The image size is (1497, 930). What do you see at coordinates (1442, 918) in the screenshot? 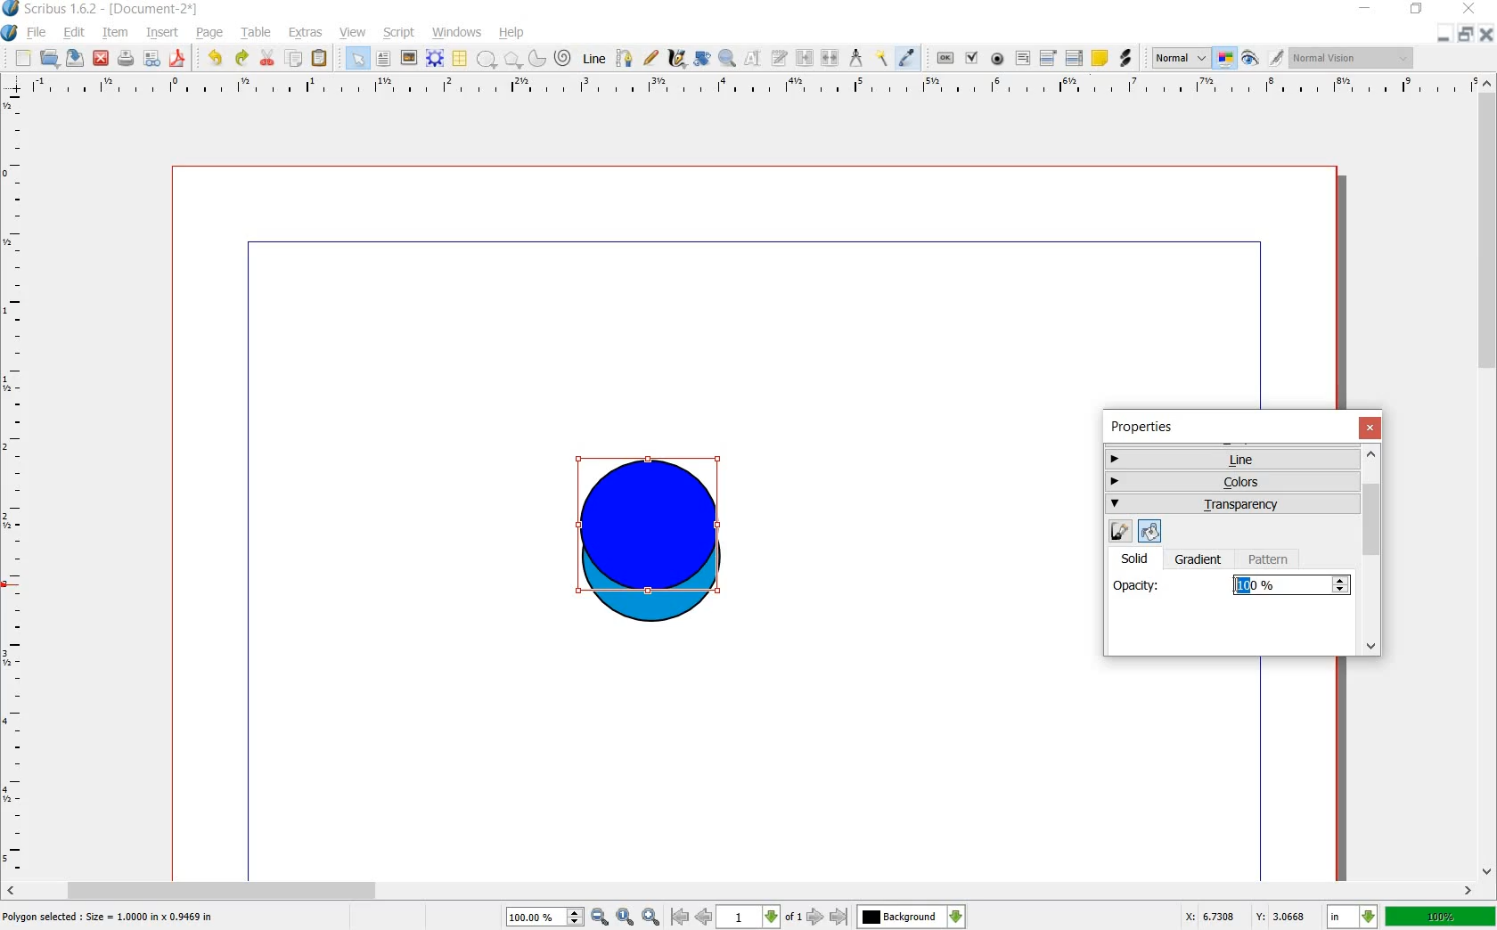
I see `100%` at bounding box center [1442, 918].